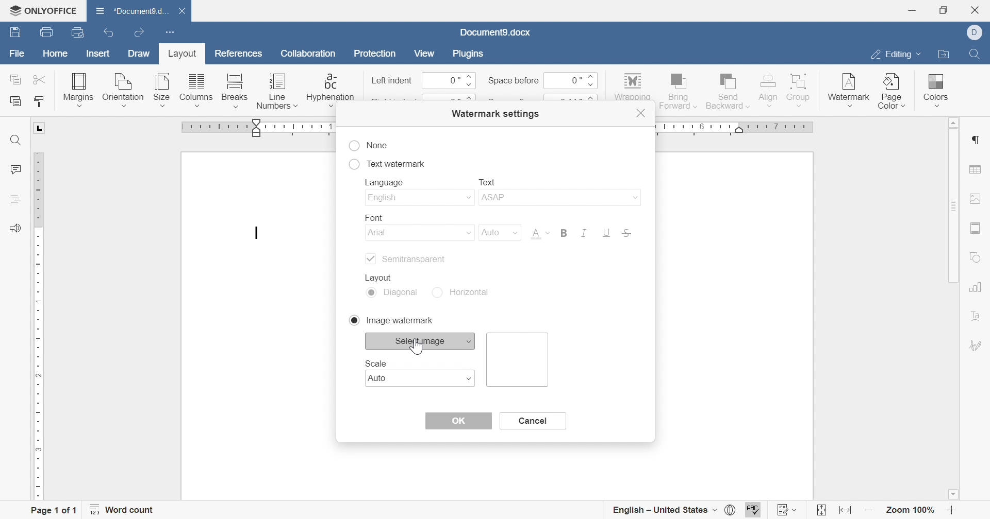 The width and height of the screenshot is (990, 519). What do you see at coordinates (632, 87) in the screenshot?
I see `wrapping` at bounding box center [632, 87].